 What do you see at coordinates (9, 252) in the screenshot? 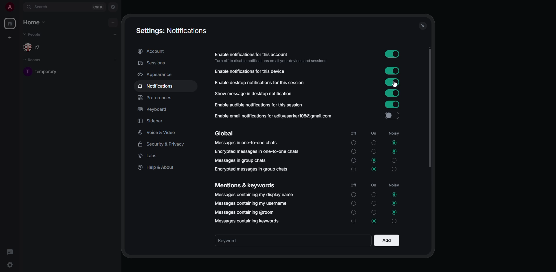
I see `threads` at bounding box center [9, 252].